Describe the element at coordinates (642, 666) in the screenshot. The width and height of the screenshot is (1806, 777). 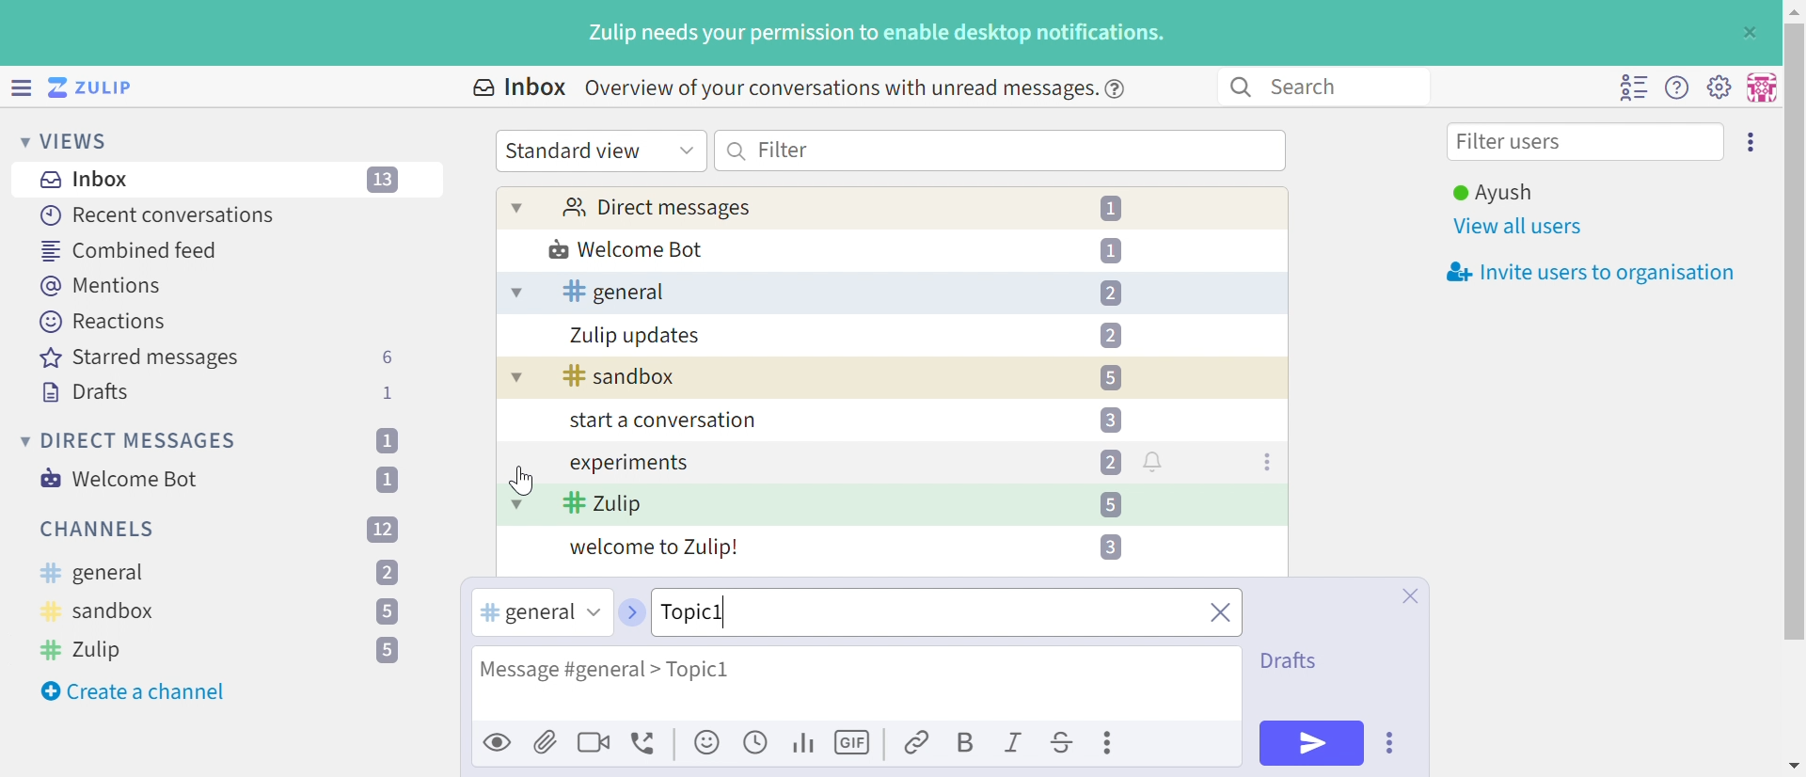
I see `message:#general>Topic1` at that location.